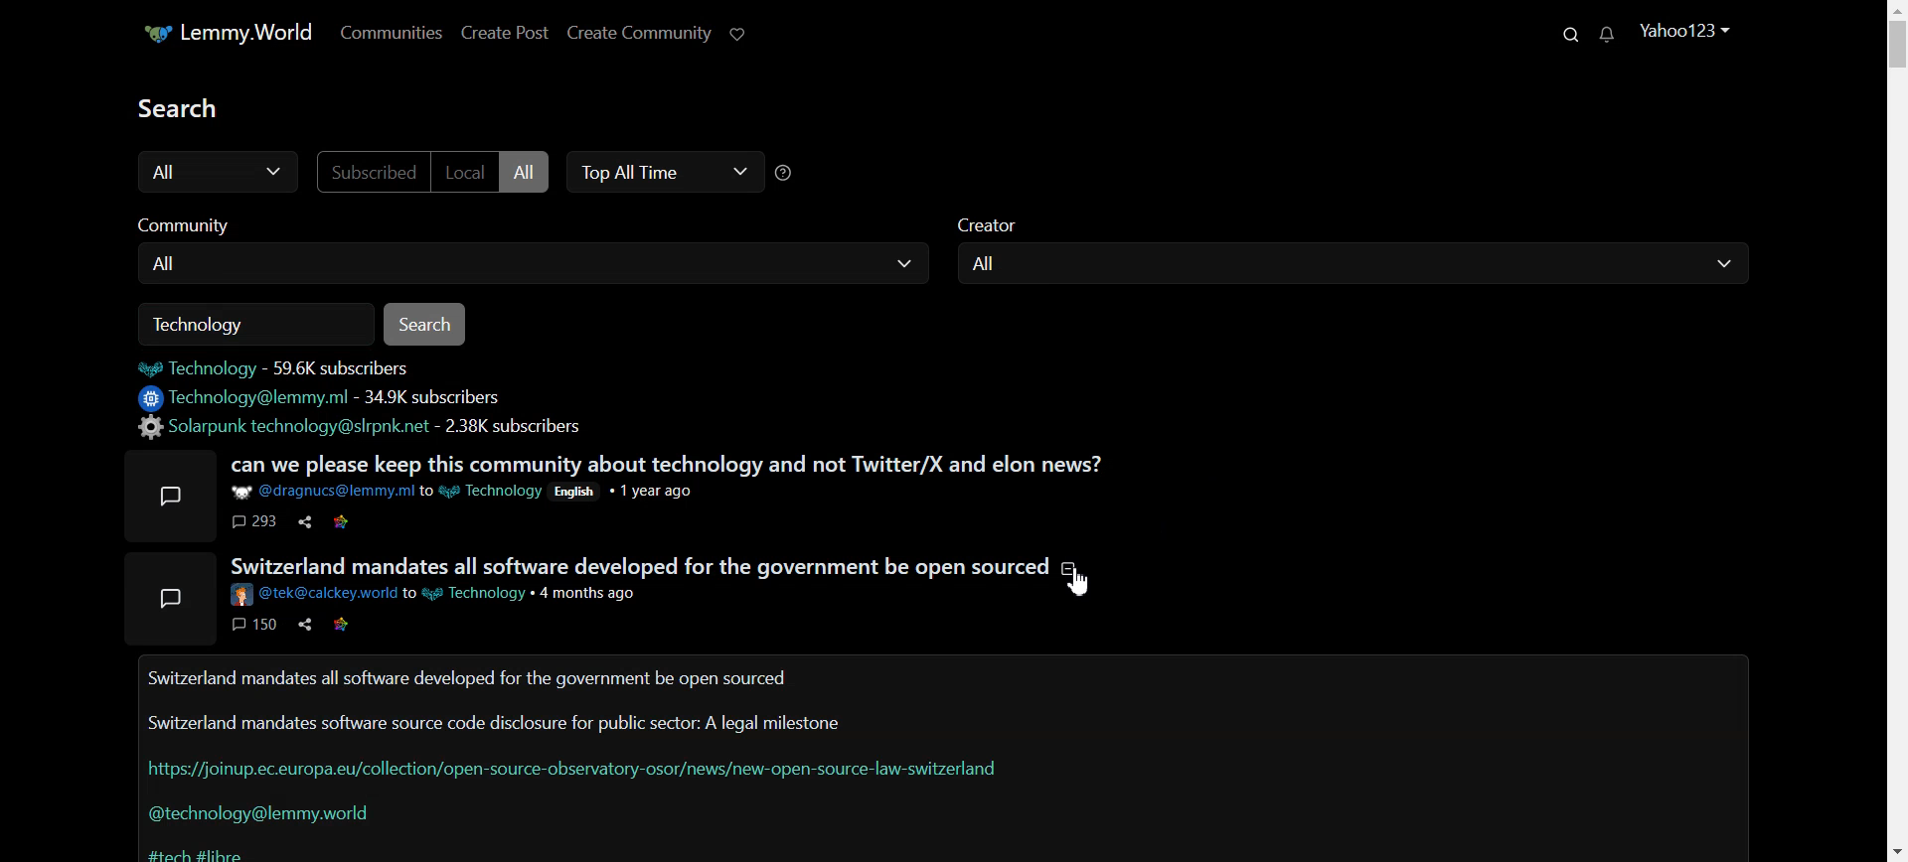 This screenshot has width=1908, height=862. Describe the element at coordinates (1004, 221) in the screenshot. I see `Creator` at that location.